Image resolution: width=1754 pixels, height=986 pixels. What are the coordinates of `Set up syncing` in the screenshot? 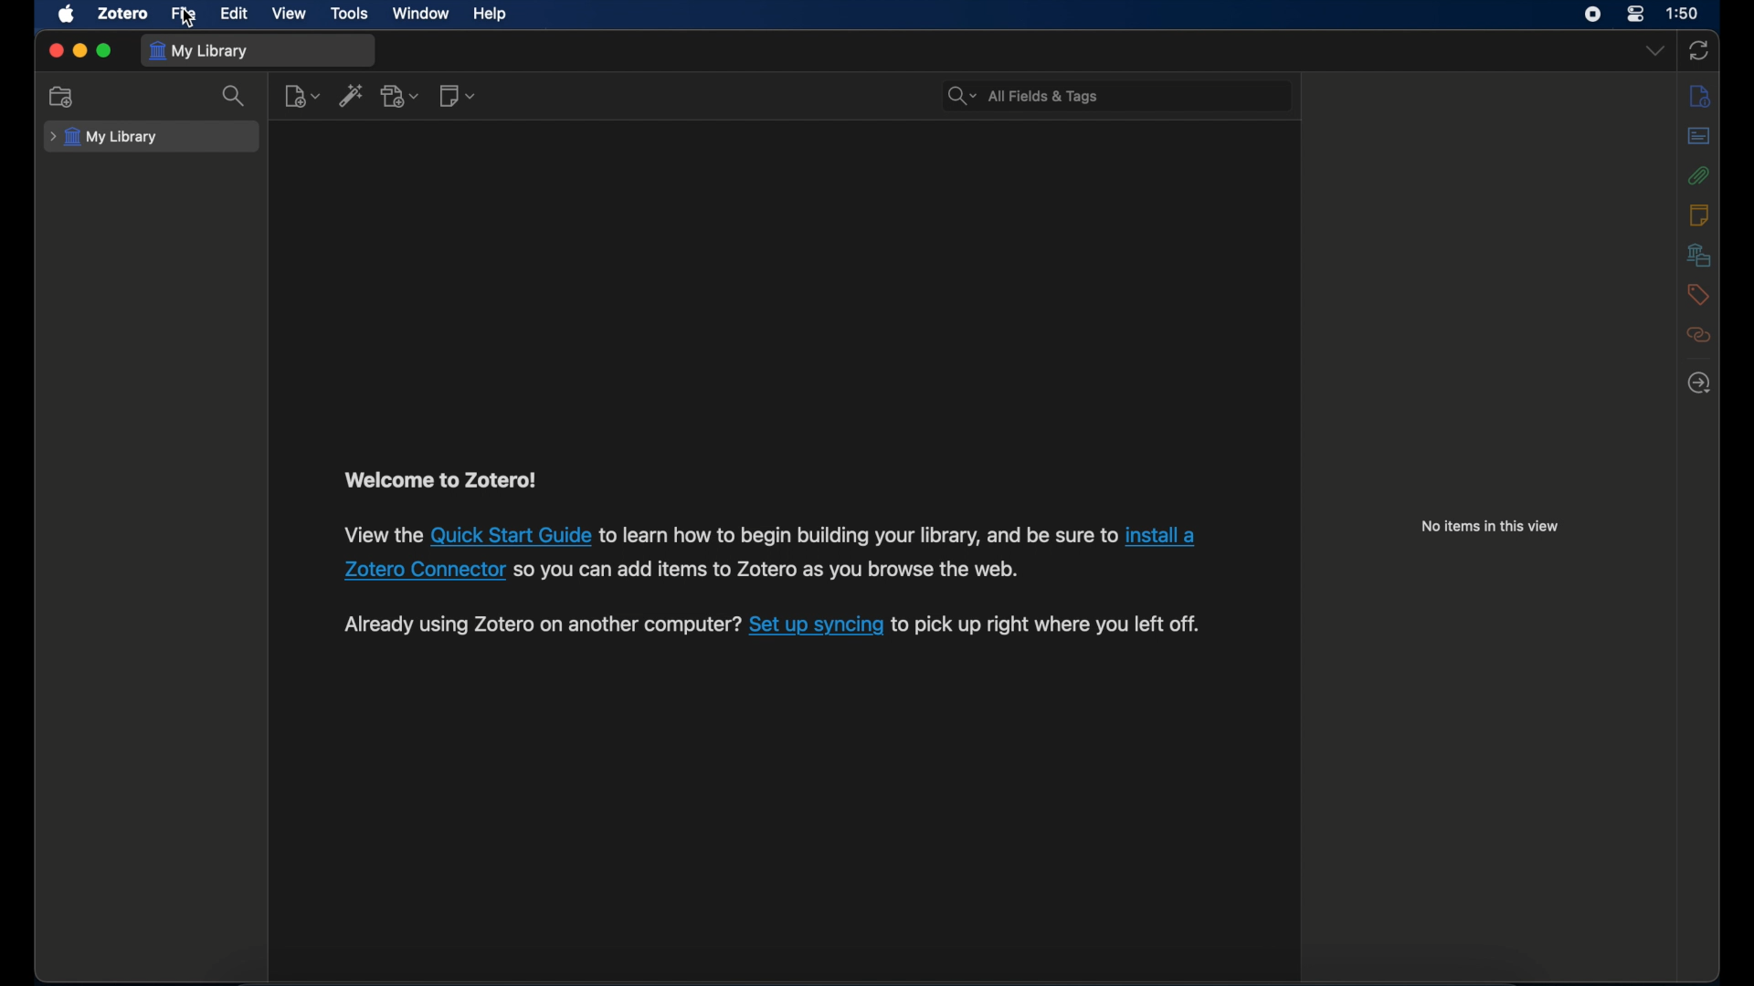 It's located at (817, 624).